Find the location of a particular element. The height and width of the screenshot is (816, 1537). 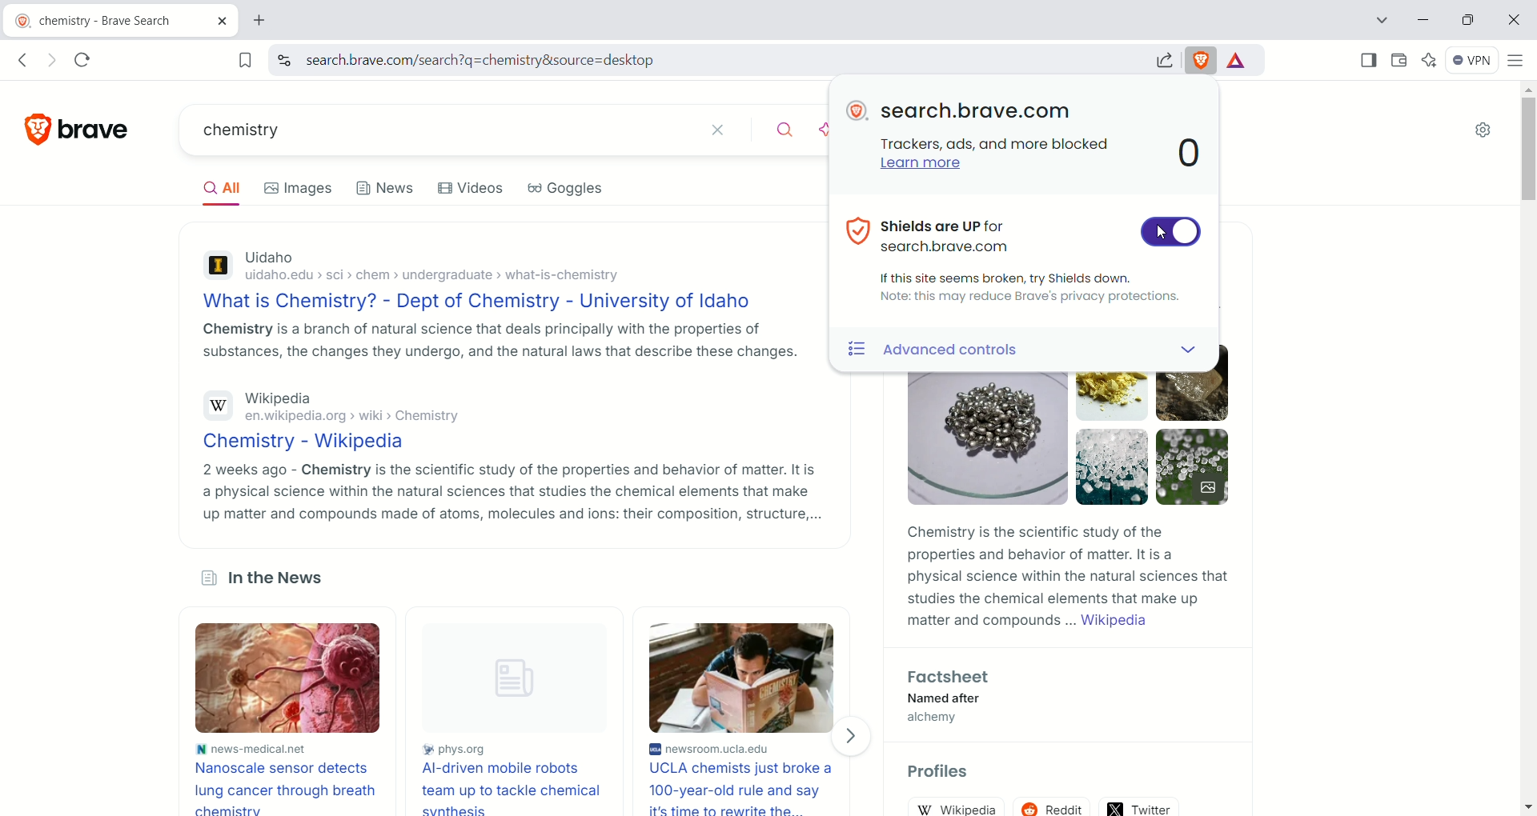

news-medical.net is located at coordinates (291, 747).